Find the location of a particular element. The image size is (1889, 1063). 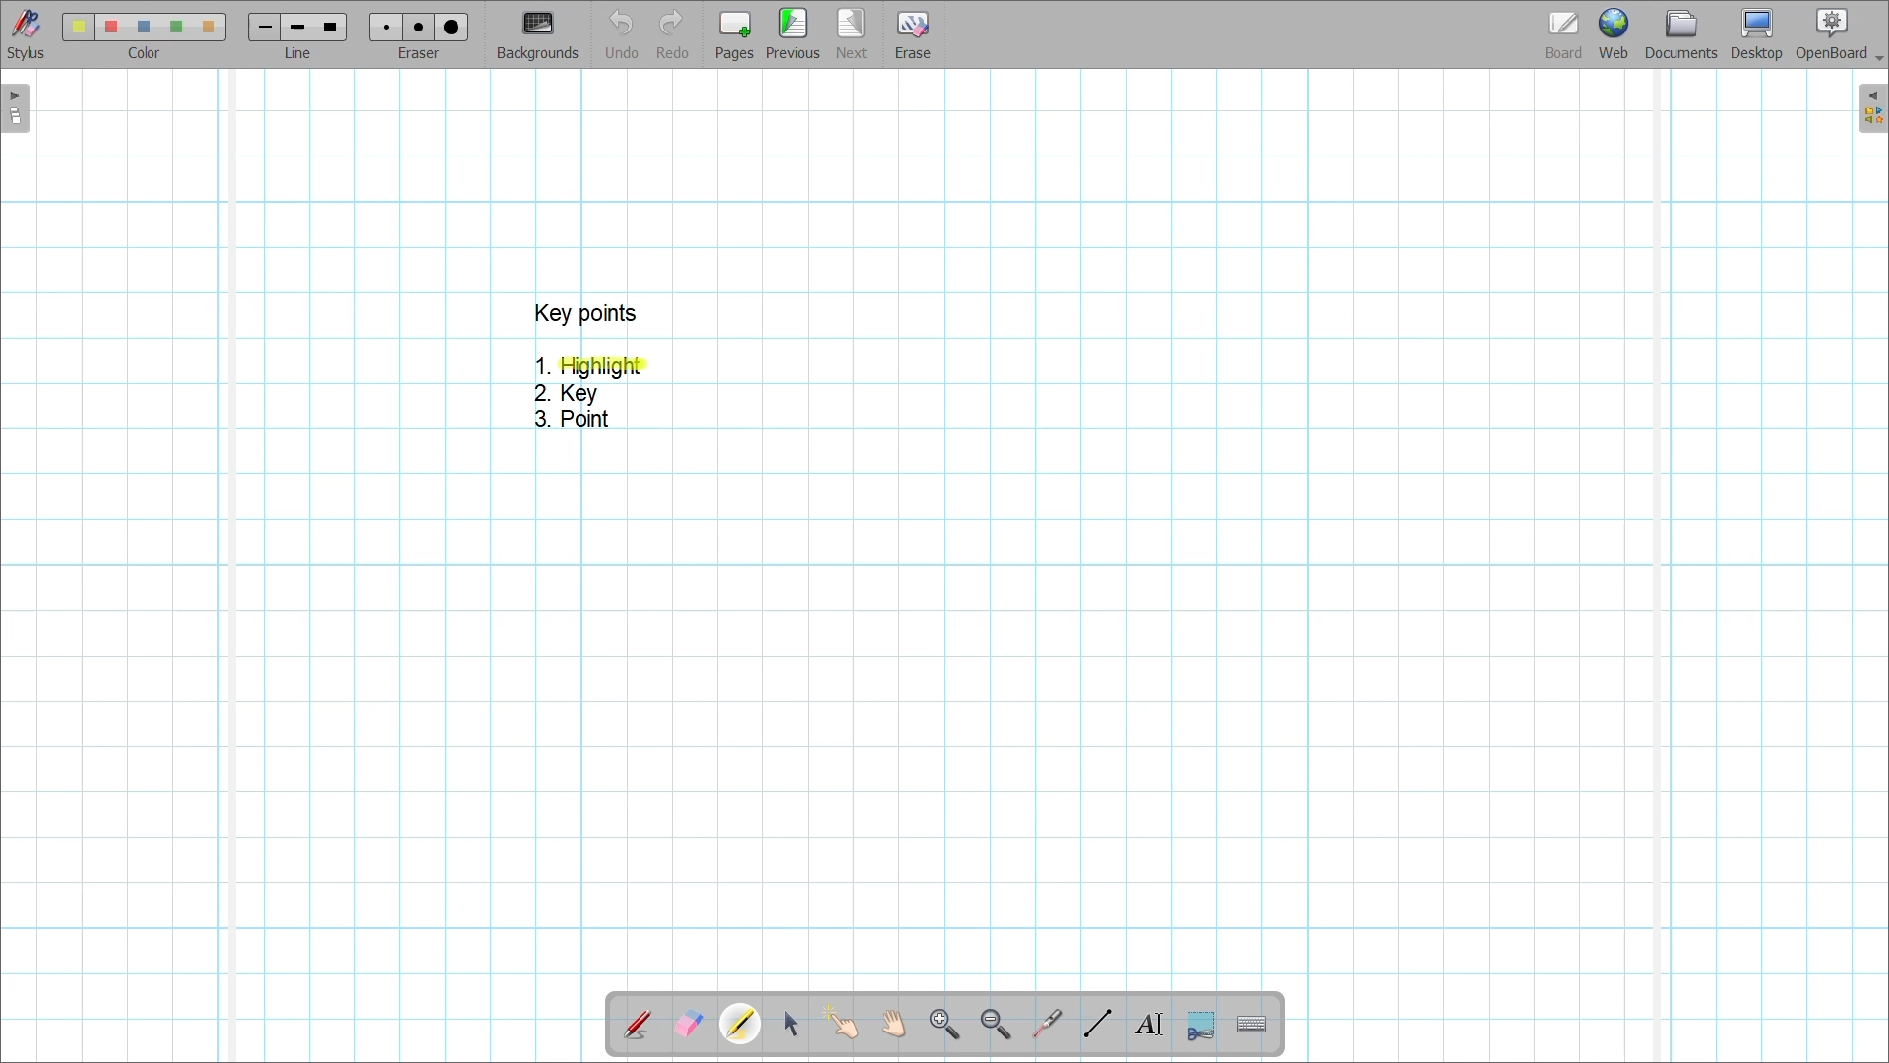

line 2 is located at coordinates (295, 28).